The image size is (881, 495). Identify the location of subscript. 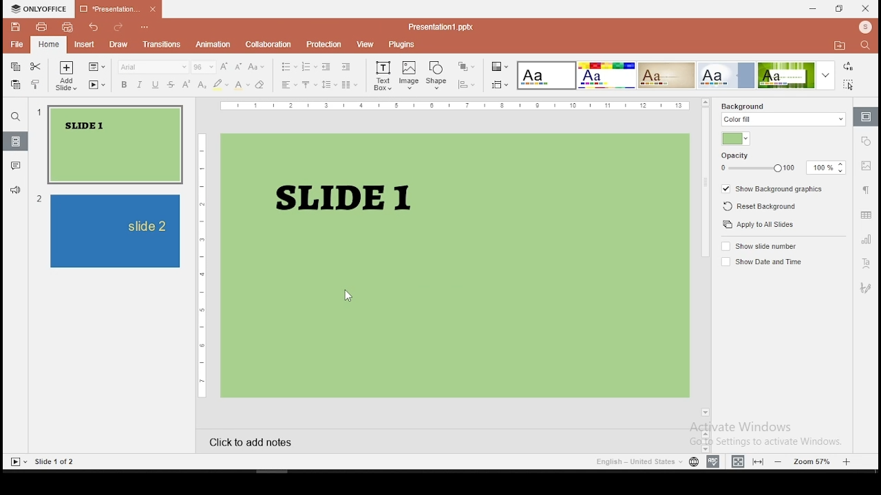
(202, 85).